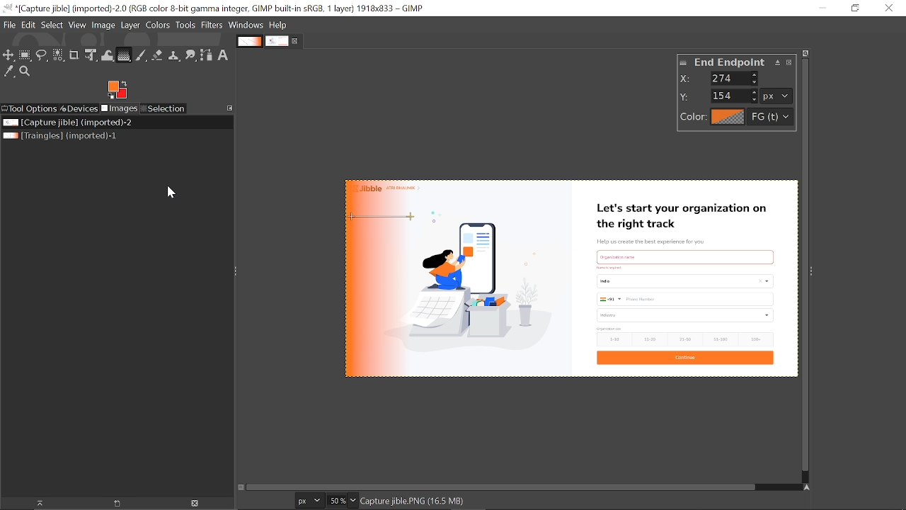 The image size is (906, 510). What do you see at coordinates (59, 55) in the screenshot?
I see `Select by color tool` at bounding box center [59, 55].